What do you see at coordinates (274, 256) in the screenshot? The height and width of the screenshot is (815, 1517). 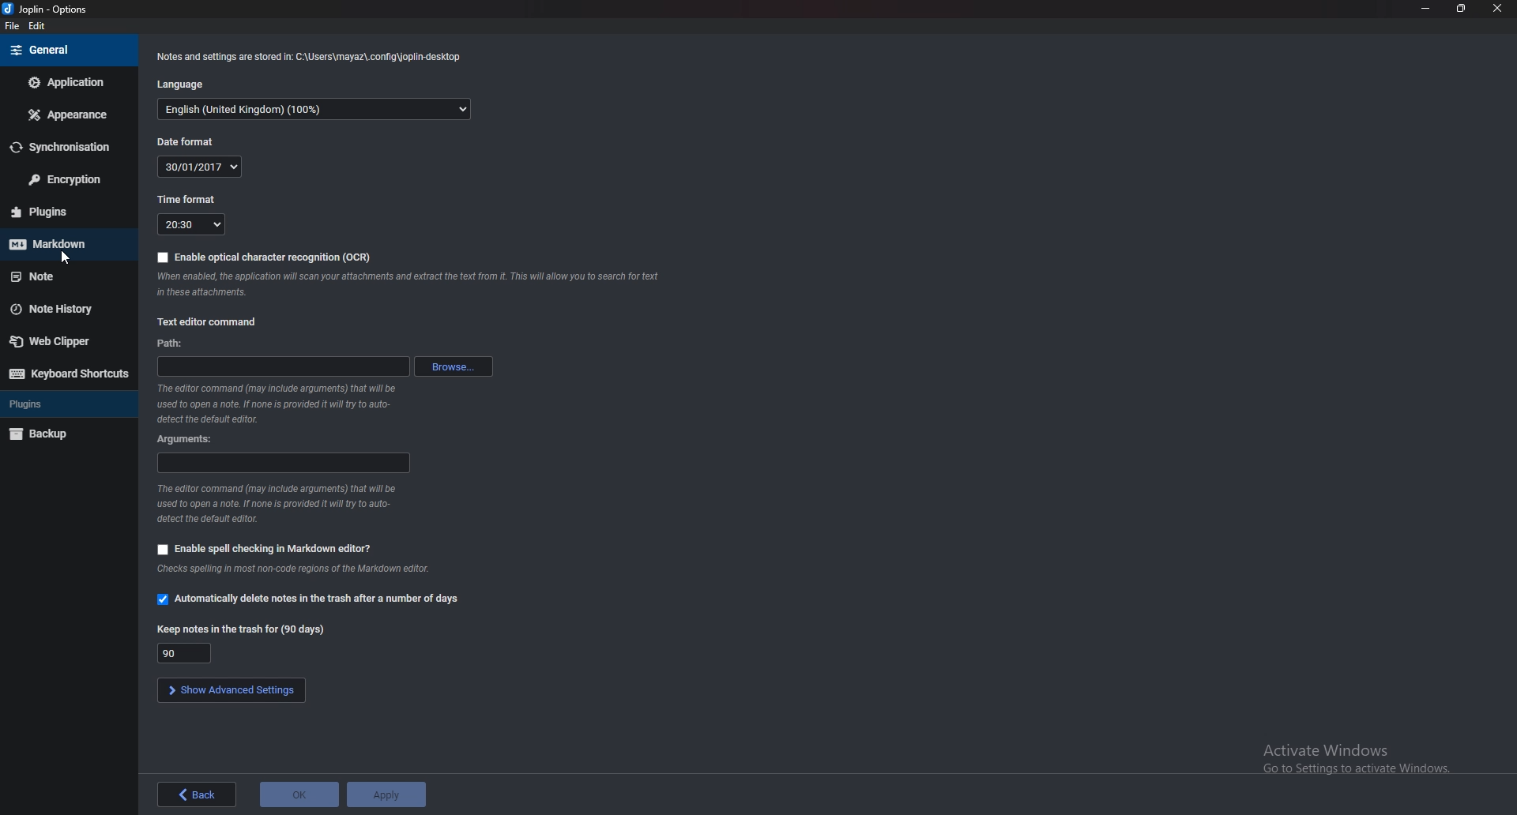 I see `Enable ocr` at bounding box center [274, 256].